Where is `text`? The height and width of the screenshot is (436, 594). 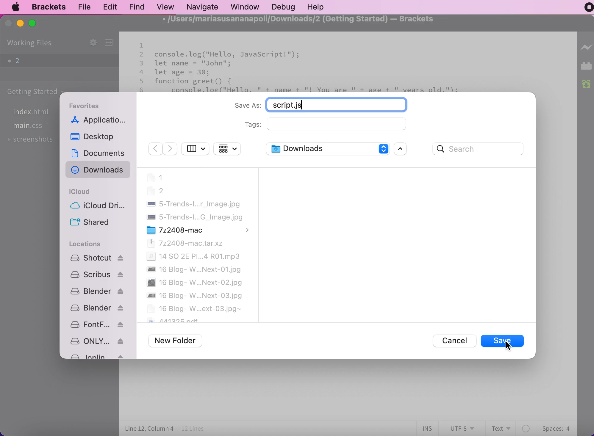
text is located at coordinates (502, 428).